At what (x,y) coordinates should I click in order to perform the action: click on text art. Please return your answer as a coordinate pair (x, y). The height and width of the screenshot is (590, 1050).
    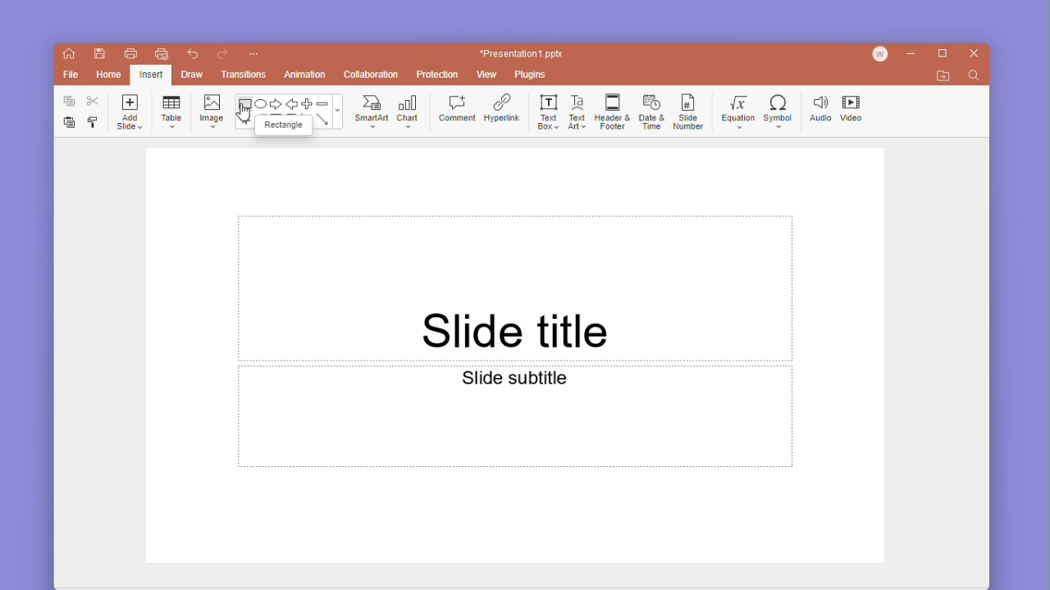
    Looking at the image, I should click on (577, 110).